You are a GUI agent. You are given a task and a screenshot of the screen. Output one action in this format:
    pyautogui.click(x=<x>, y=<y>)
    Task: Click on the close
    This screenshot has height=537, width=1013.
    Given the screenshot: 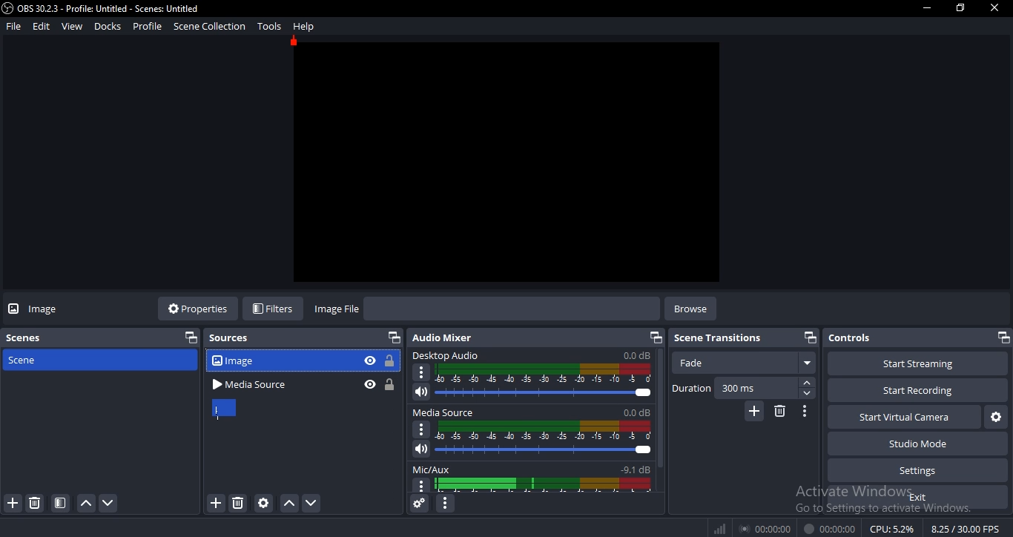 What is the action you would take?
    pyautogui.click(x=995, y=9)
    